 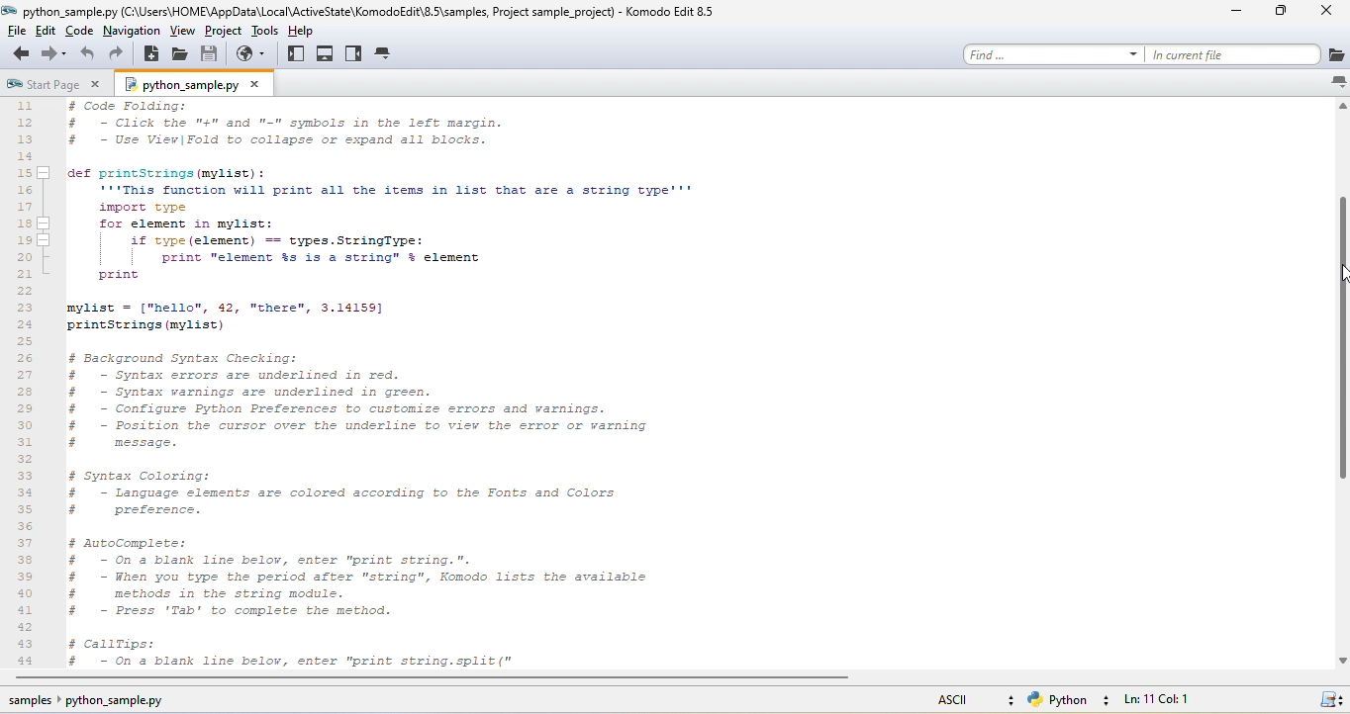 I want to click on python sample, so click(x=206, y=85).